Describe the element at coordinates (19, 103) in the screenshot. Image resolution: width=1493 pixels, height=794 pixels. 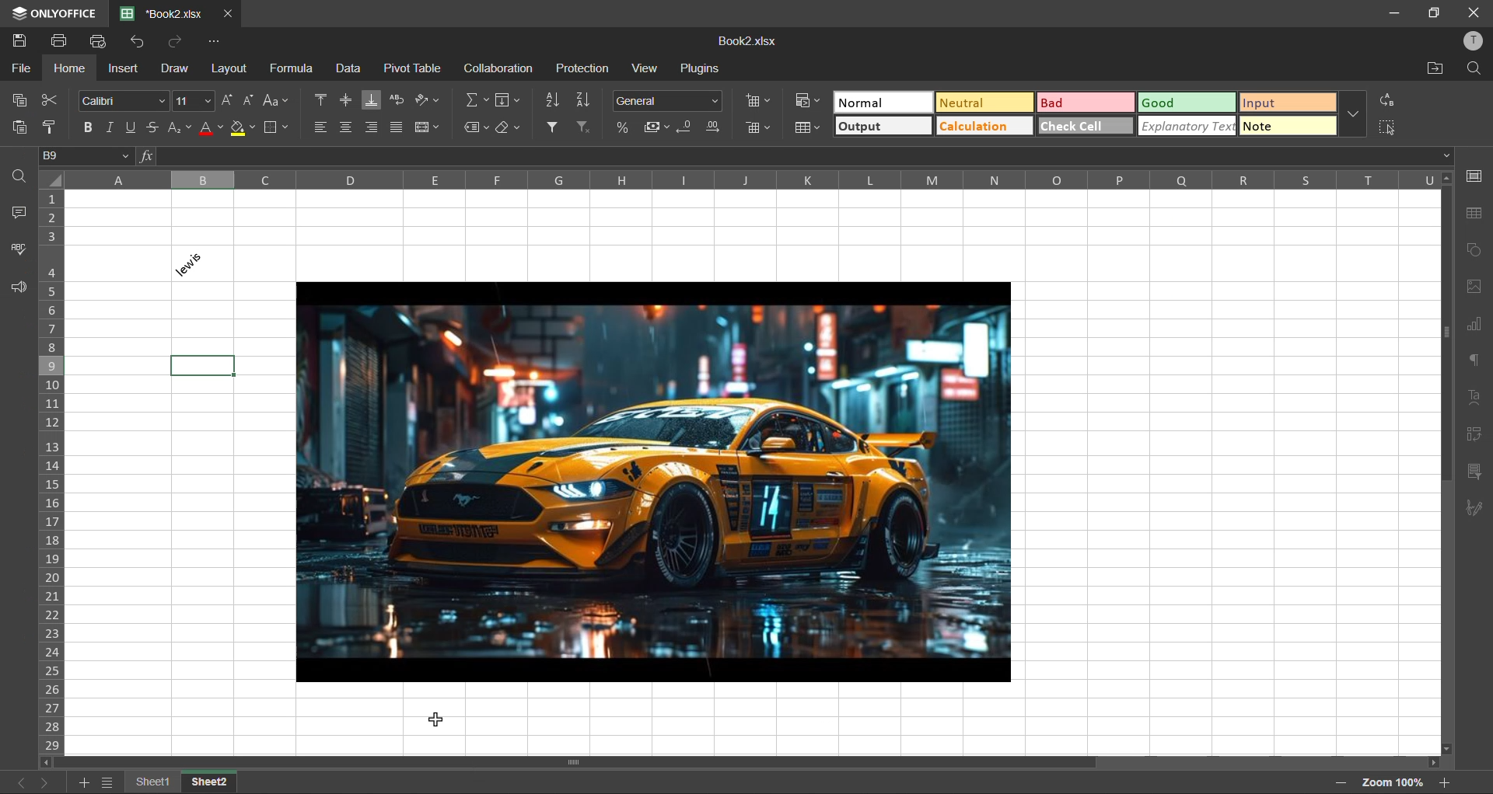
I see `copy` at that location.